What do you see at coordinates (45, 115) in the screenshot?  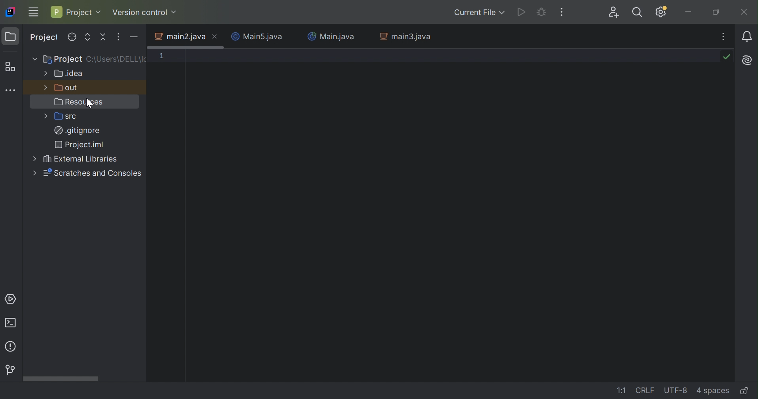 I see `More` at bounding box center [45, 115].